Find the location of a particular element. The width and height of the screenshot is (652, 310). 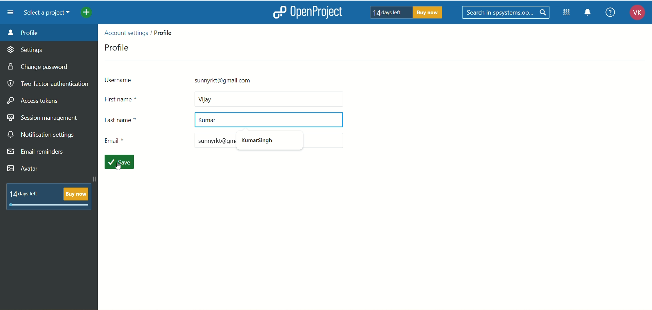

cursor is located at coordinates (117, 167).